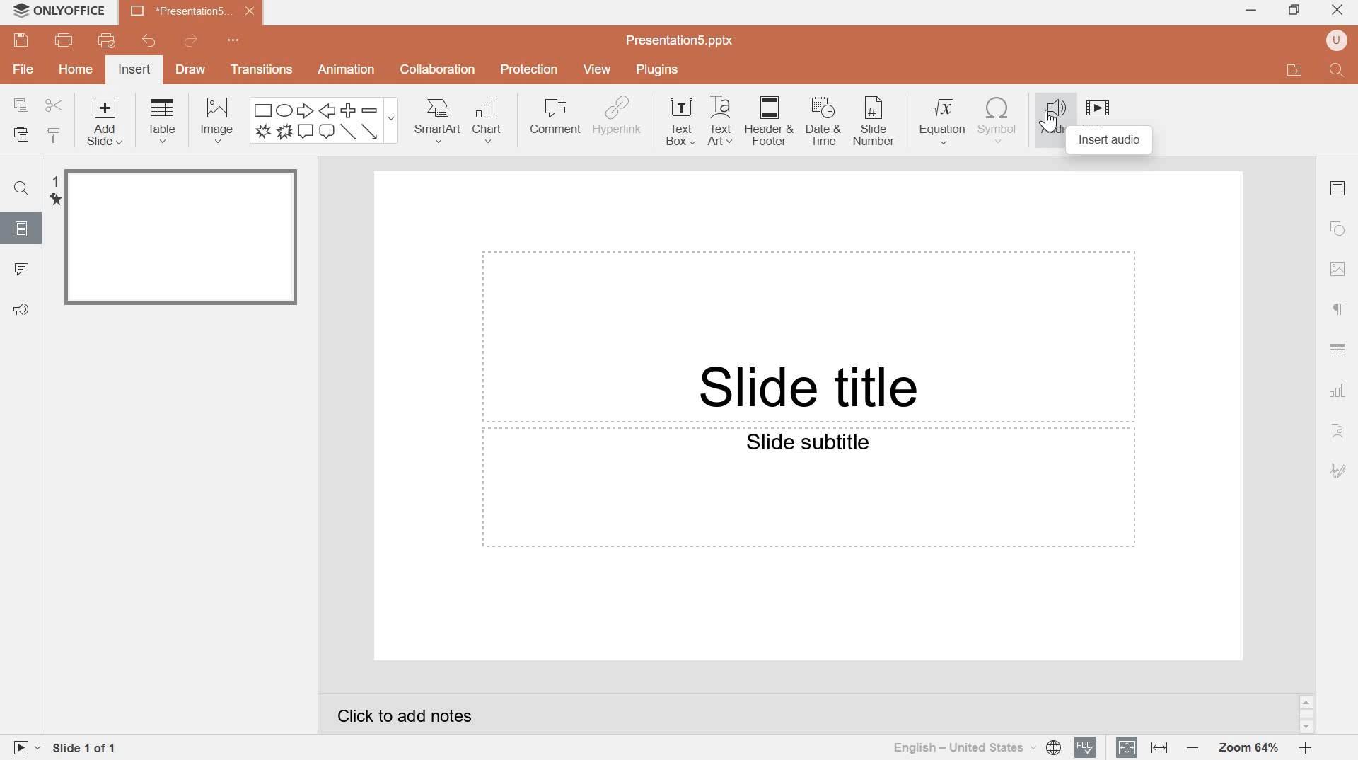 The height and width of the screenshot is (760, 1358). I want to click on paragraph settings, so click(1334, 310).